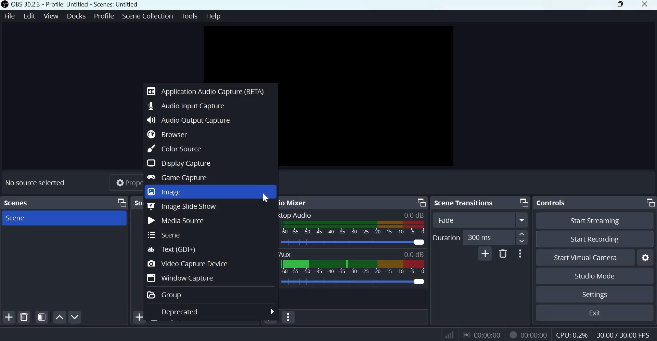  Describe the element at coordinates (353, 228) in the screenshot. I see `Volume meter` at that location.